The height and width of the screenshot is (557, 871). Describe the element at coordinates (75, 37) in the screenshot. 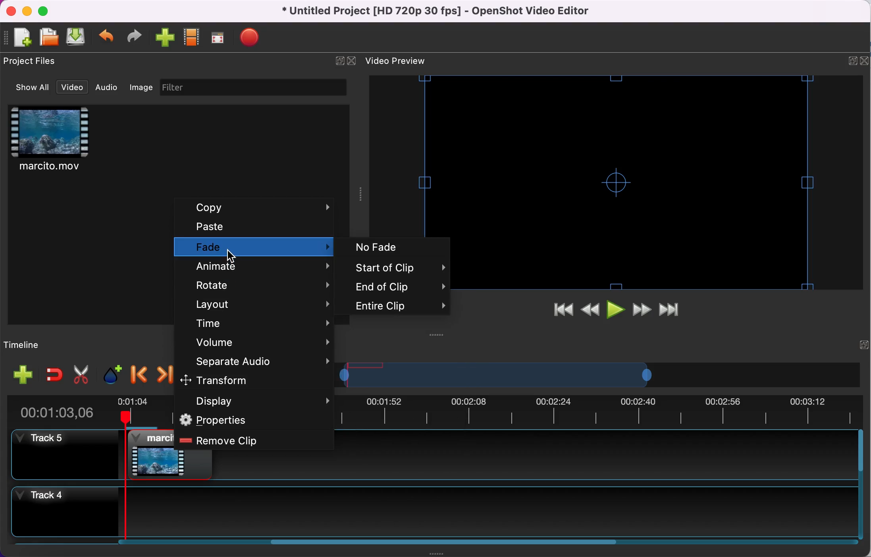

I see `save file` at that location.